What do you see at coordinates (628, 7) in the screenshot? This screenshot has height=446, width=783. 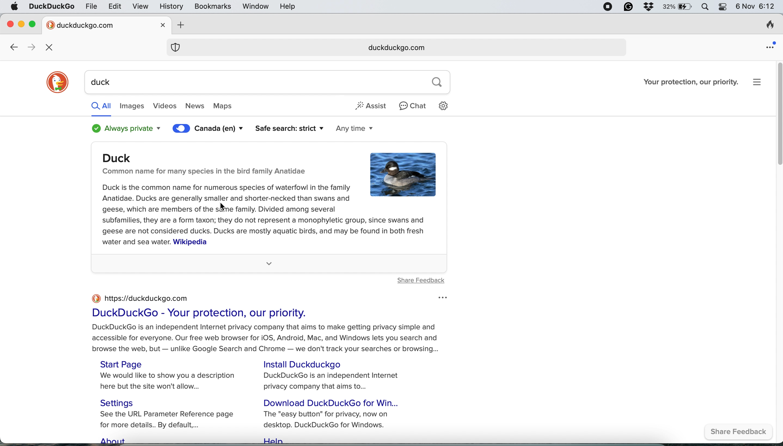 I see `grammarly` at bounding box center [628, 7].